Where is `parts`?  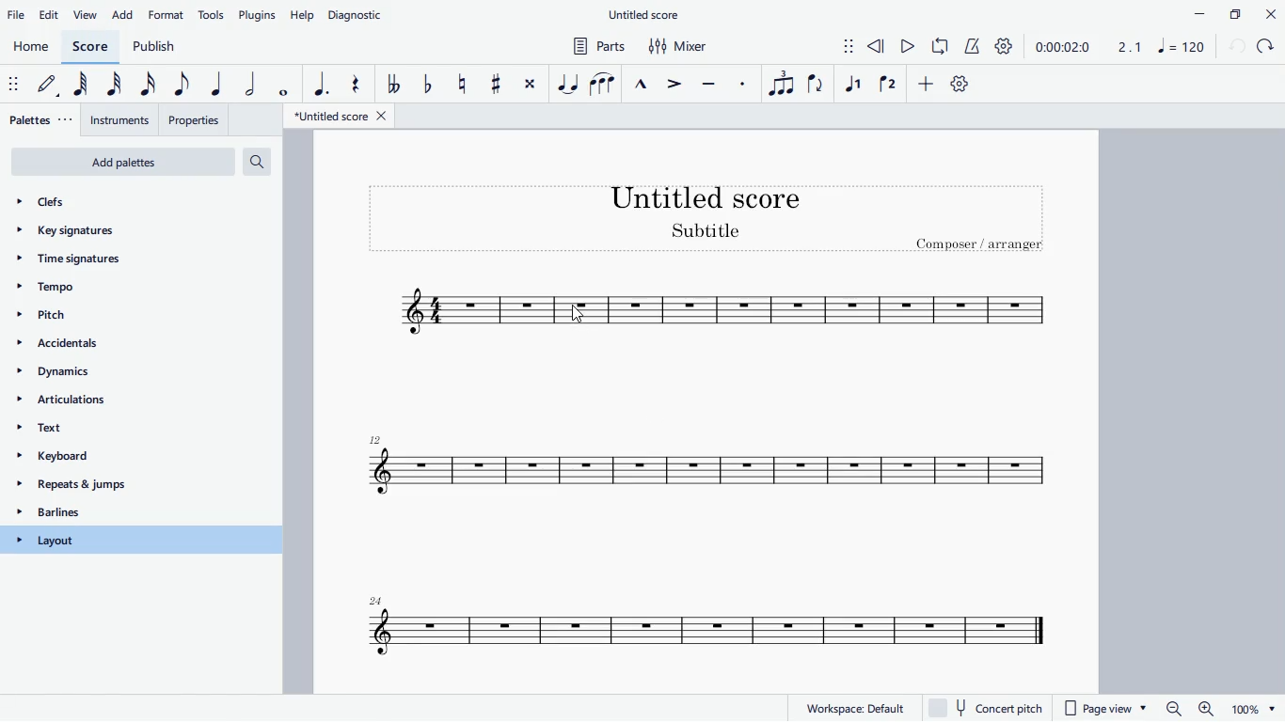
parts is located at coordinates (595, 48).